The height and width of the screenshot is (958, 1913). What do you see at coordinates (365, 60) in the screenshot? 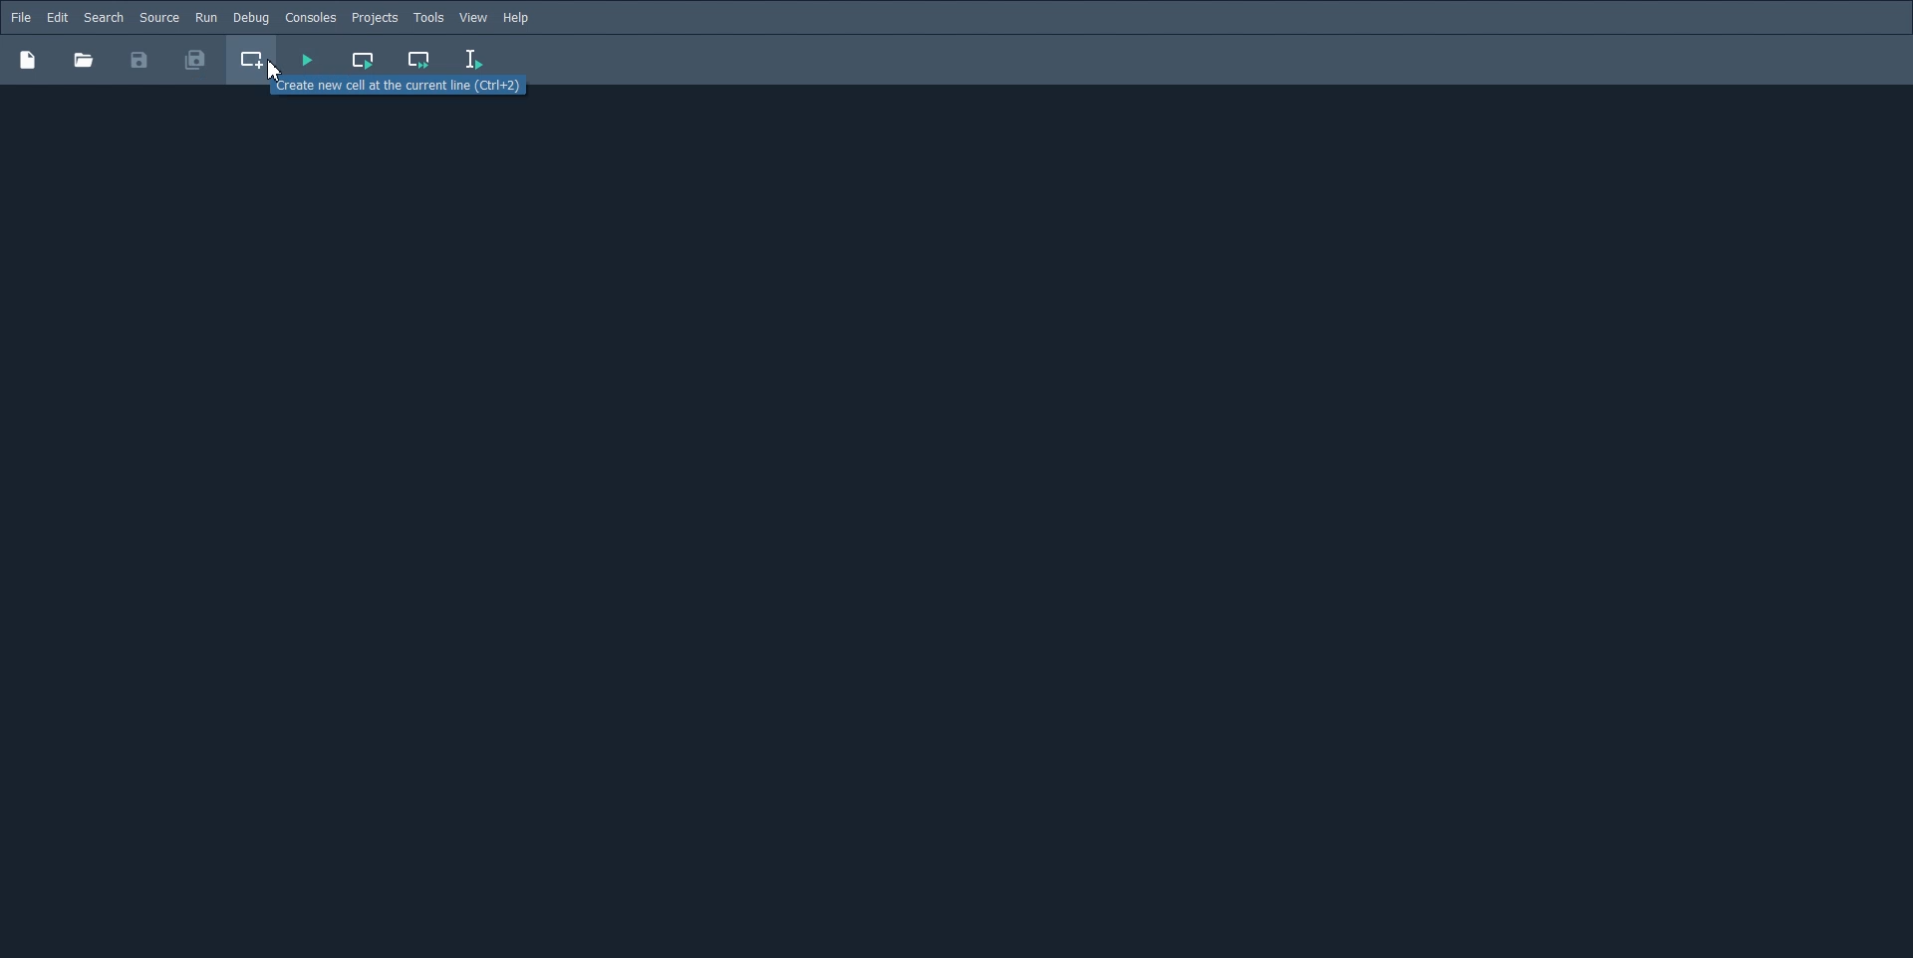
I see `Run Current cell` at bounding box center [365, 60].